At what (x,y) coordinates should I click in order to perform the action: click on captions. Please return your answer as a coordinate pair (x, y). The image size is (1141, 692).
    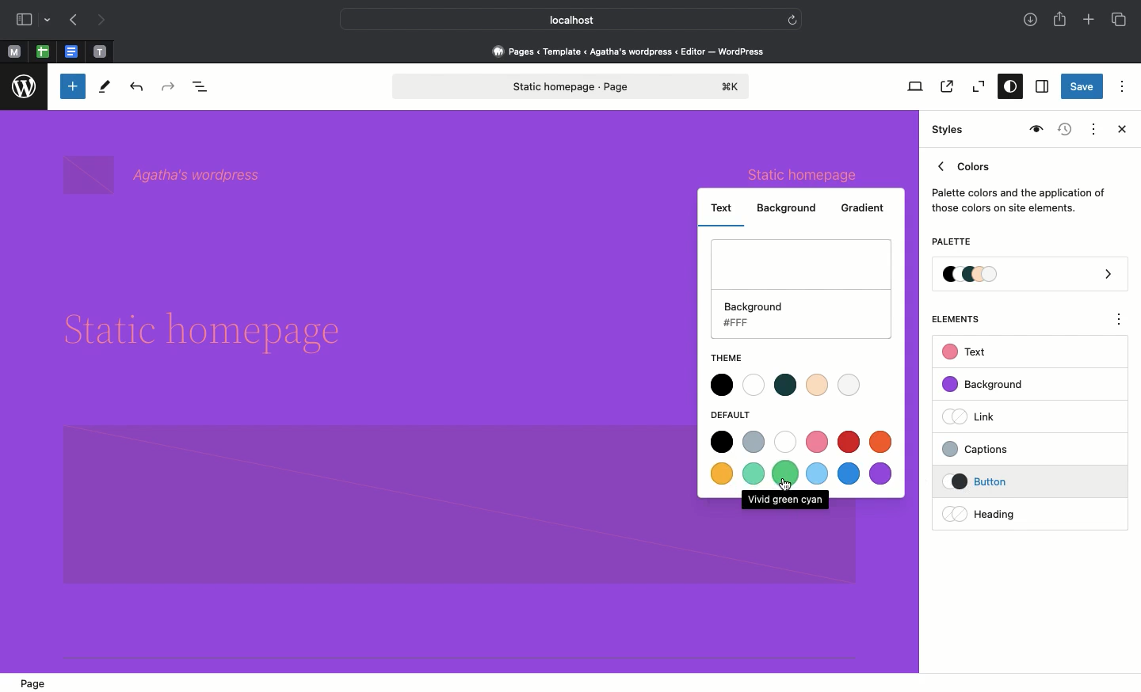
    Looking at the image, I should click on (1003, 447).